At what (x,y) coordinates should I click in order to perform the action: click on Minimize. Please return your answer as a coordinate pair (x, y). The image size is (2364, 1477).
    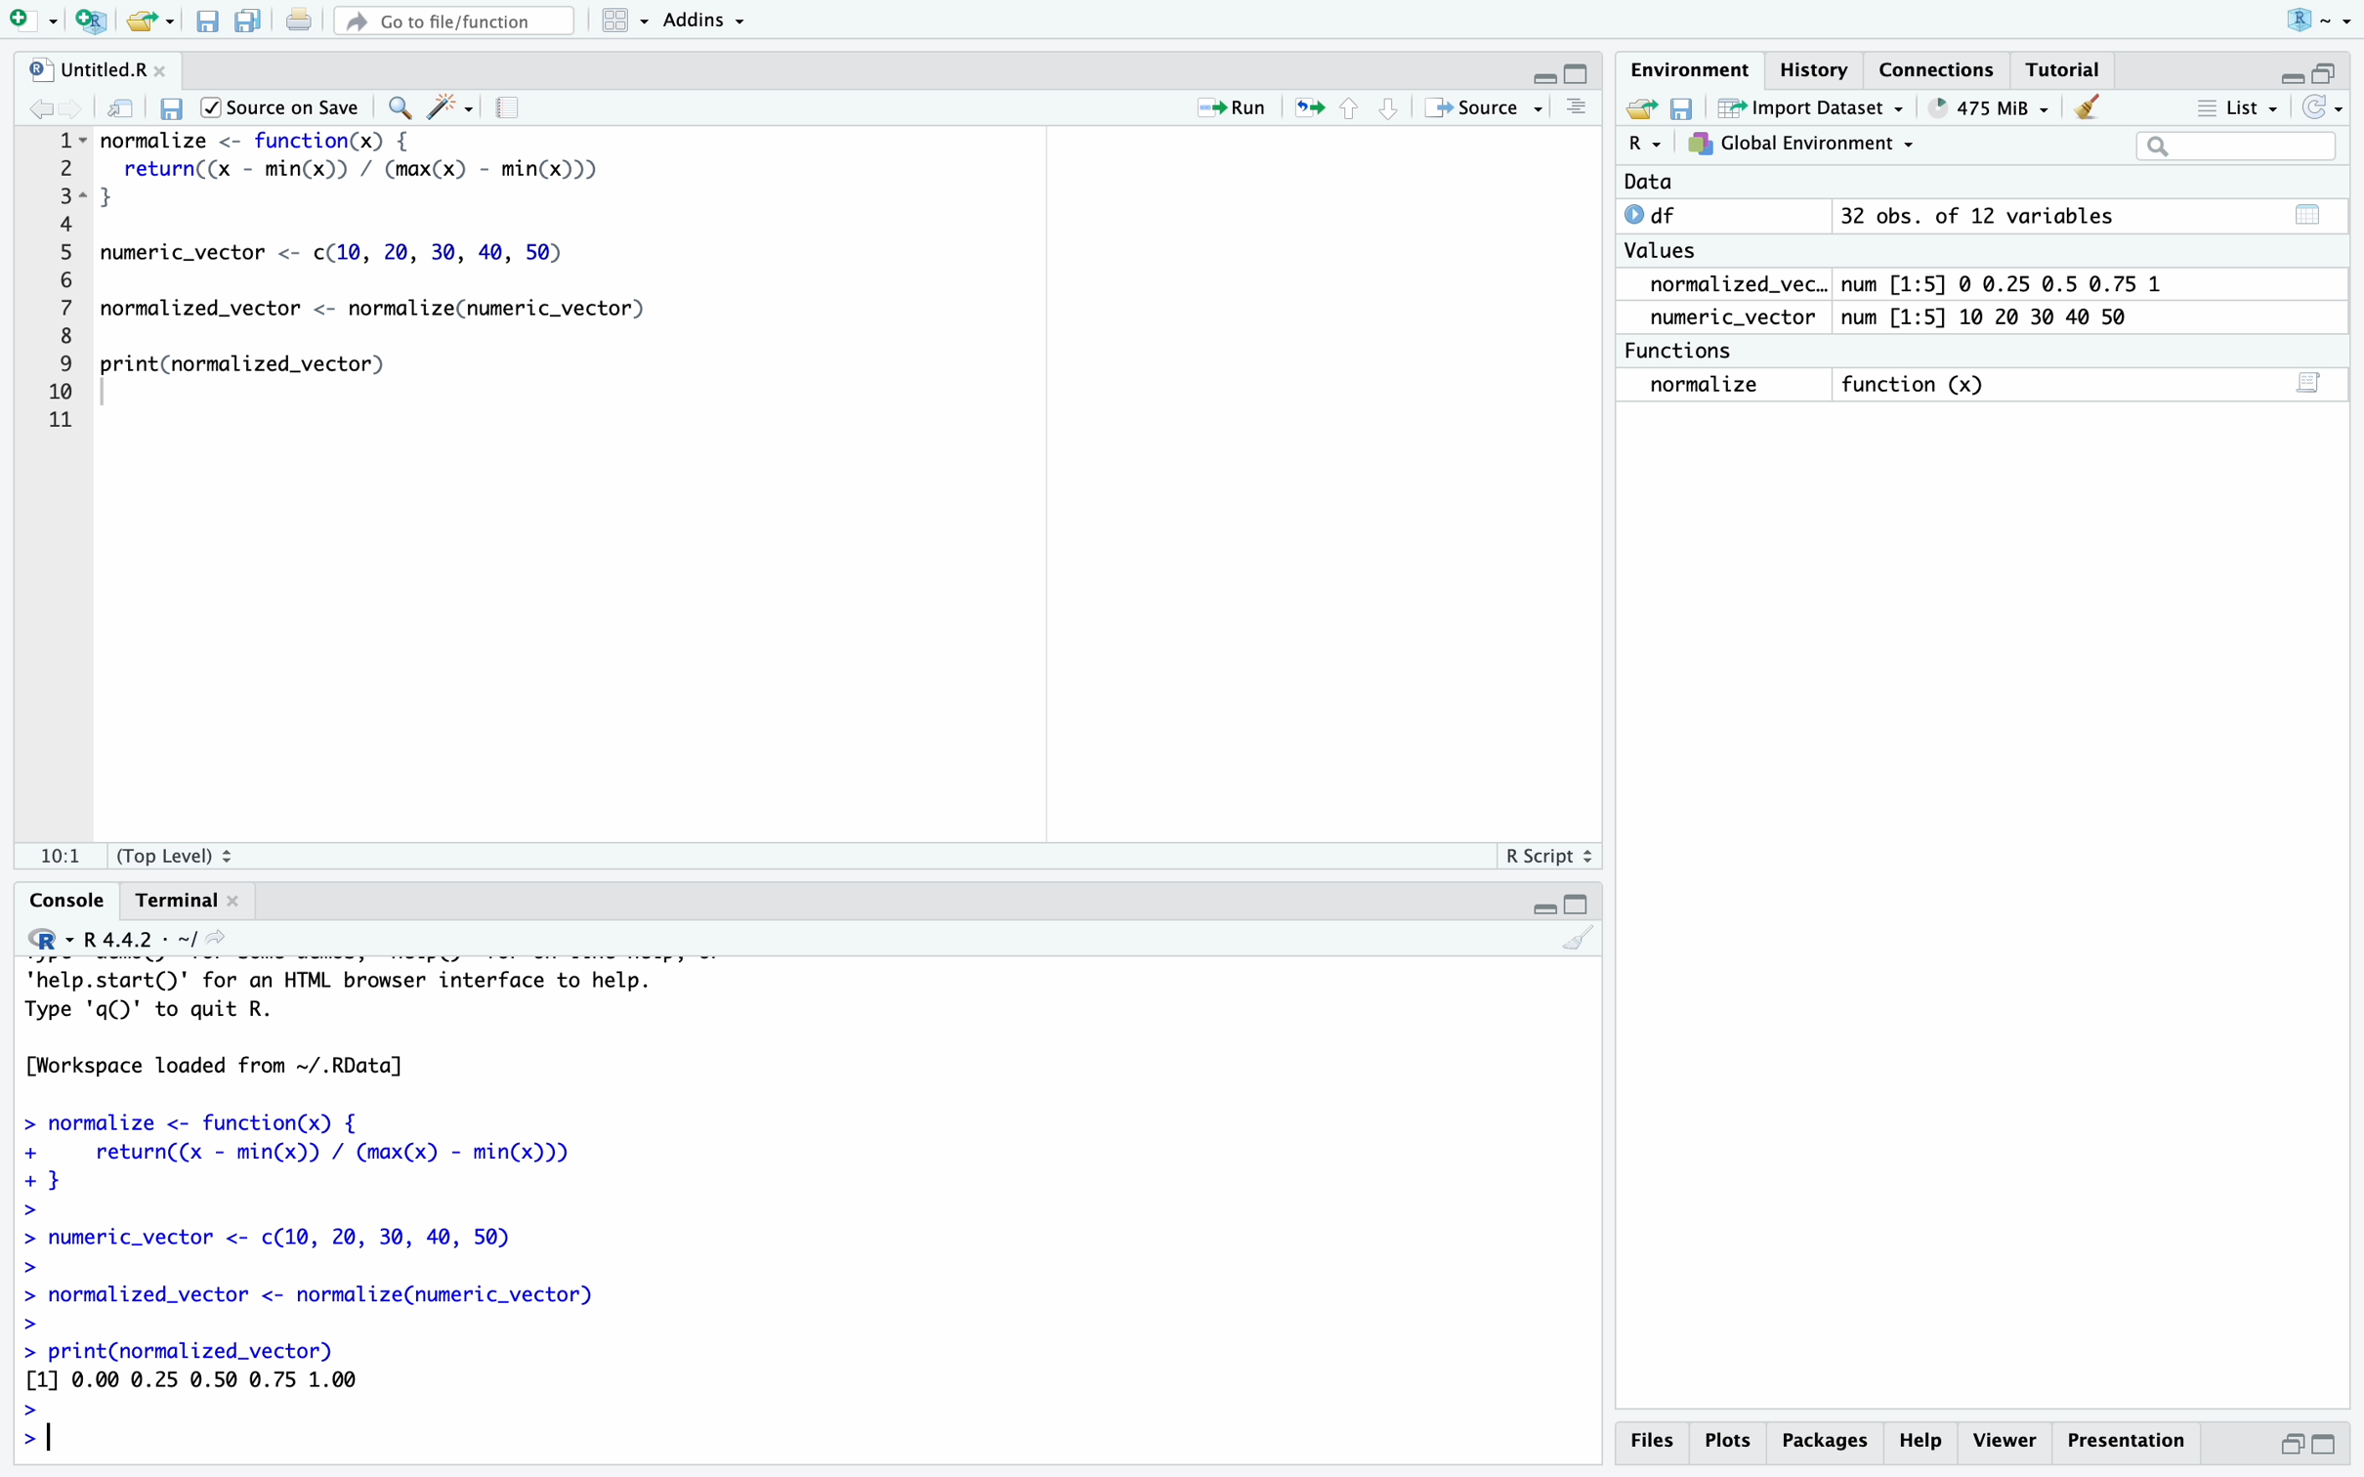
    Looking at the image, I should click on (1540, 75).